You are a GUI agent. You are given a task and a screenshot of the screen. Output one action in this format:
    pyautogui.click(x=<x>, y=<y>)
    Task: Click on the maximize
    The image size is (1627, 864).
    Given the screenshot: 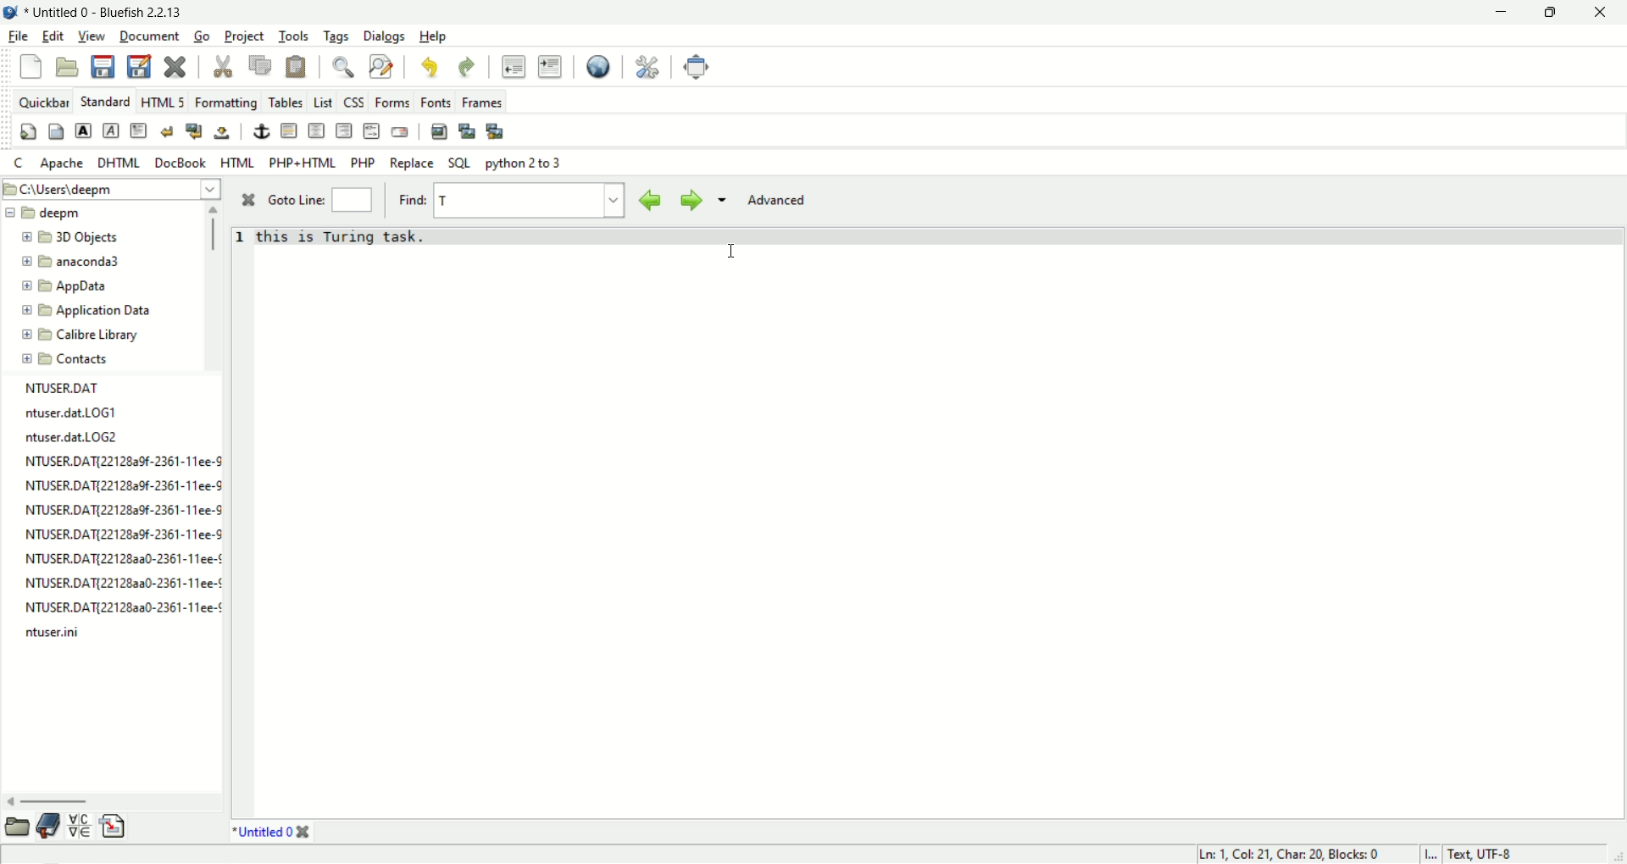 What is the action you would take?
    pyautogui.click(x=1554, y=14)
    